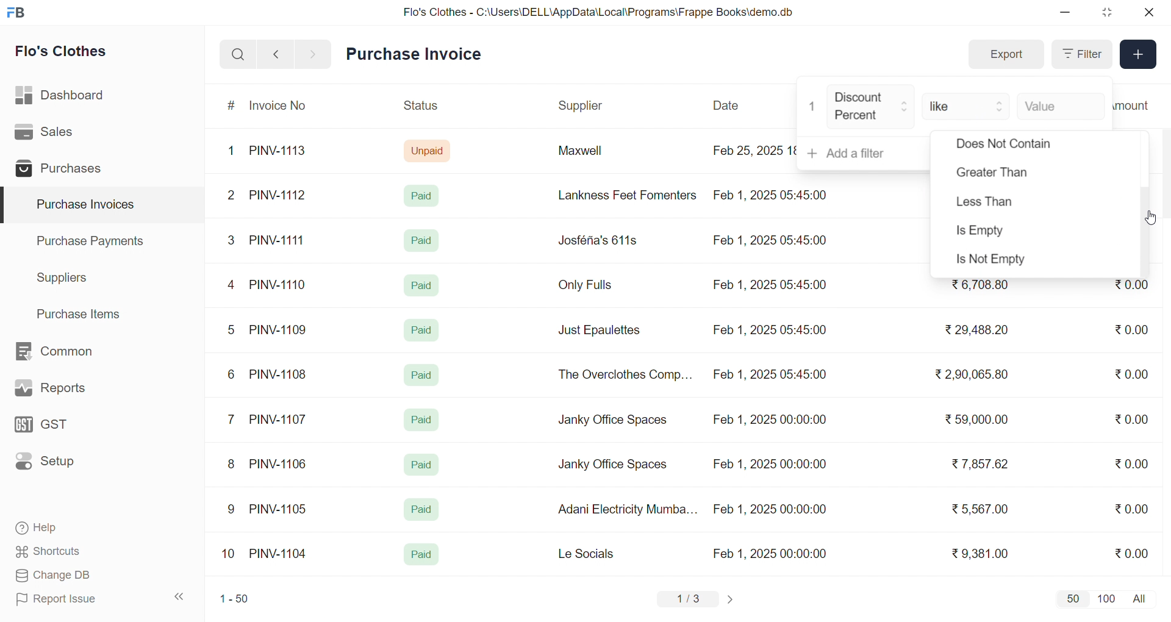 This screenshot has height=622, width=1171. I want to click on Date, so click(728, 105).